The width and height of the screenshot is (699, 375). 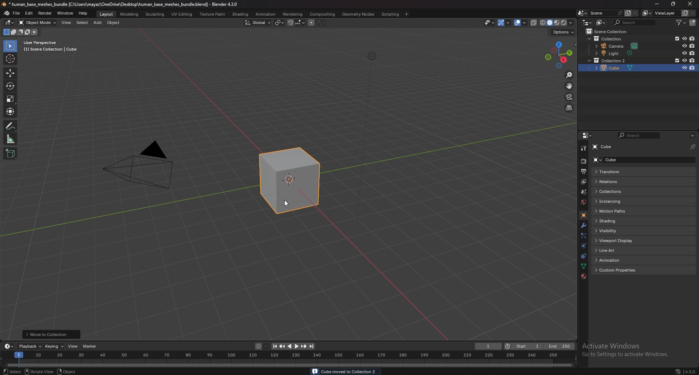 What do you see at coordinates (138, 164) in the screenshot?
I see `camera` at bounding box center [138, 164].